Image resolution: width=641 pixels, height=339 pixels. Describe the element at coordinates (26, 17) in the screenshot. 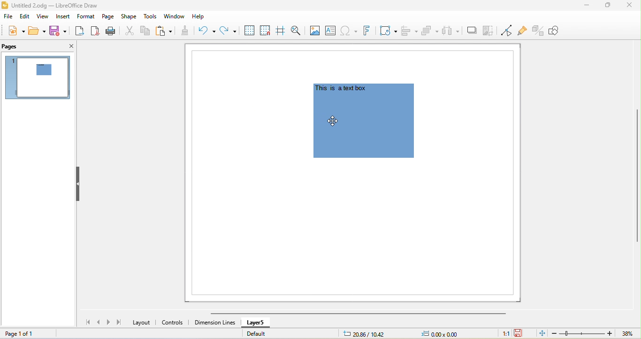

I see `edit` at that location.